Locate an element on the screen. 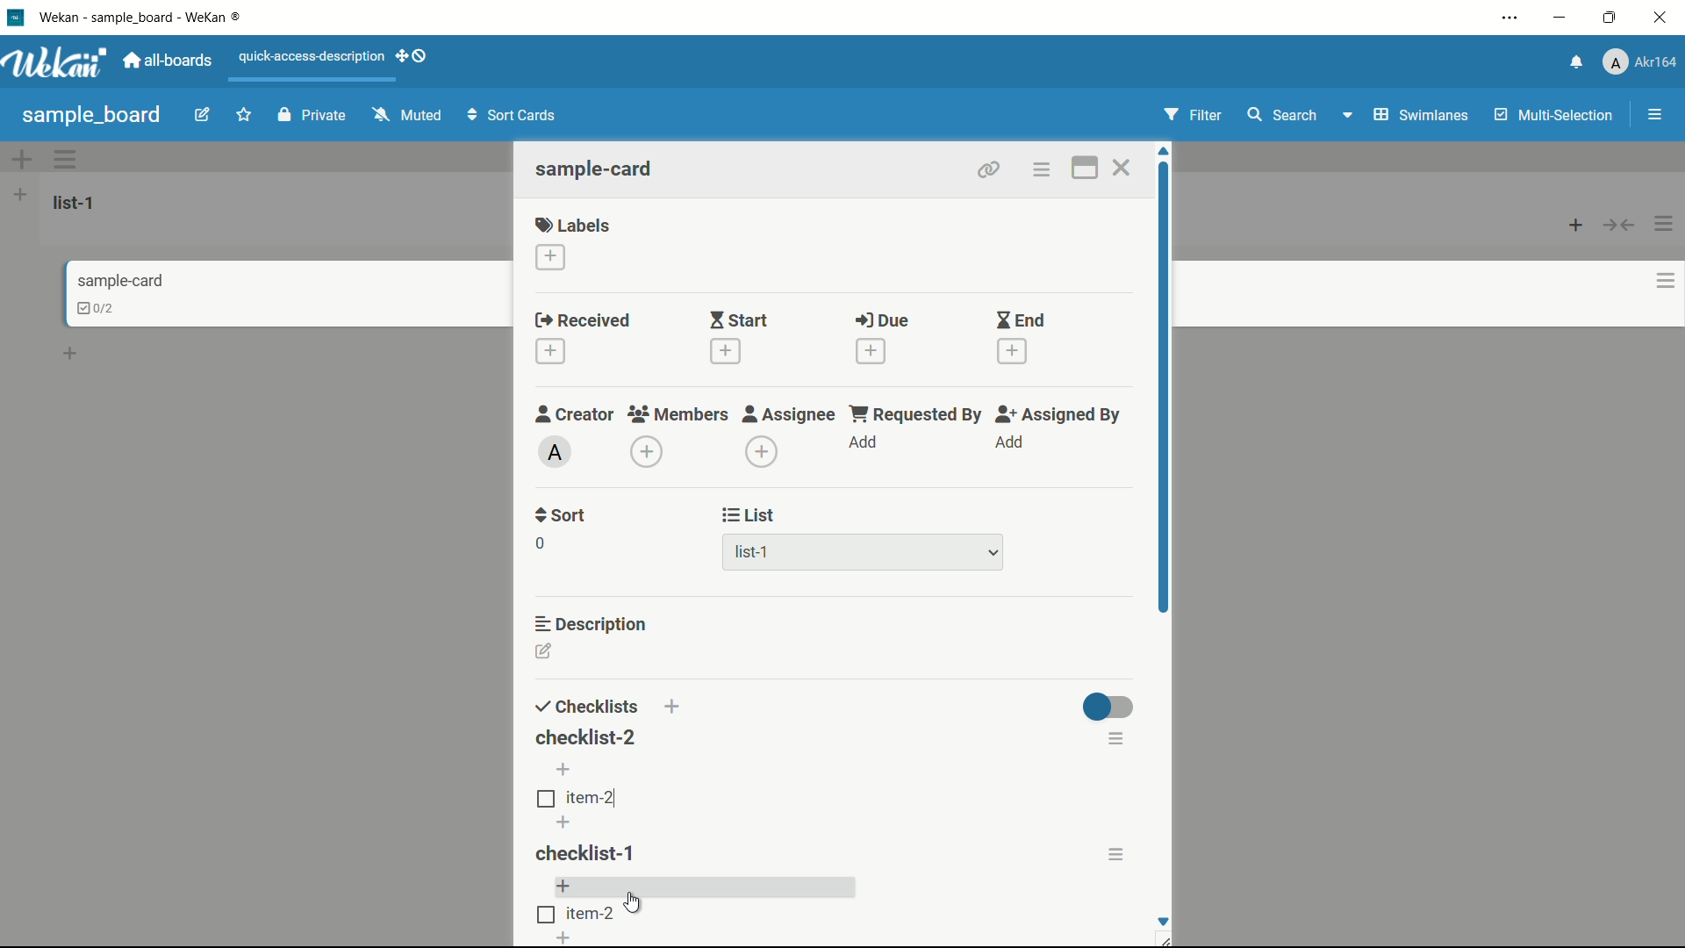 This screenshot has width=1685, height=948. add date is located at coordinates (1013, 352).